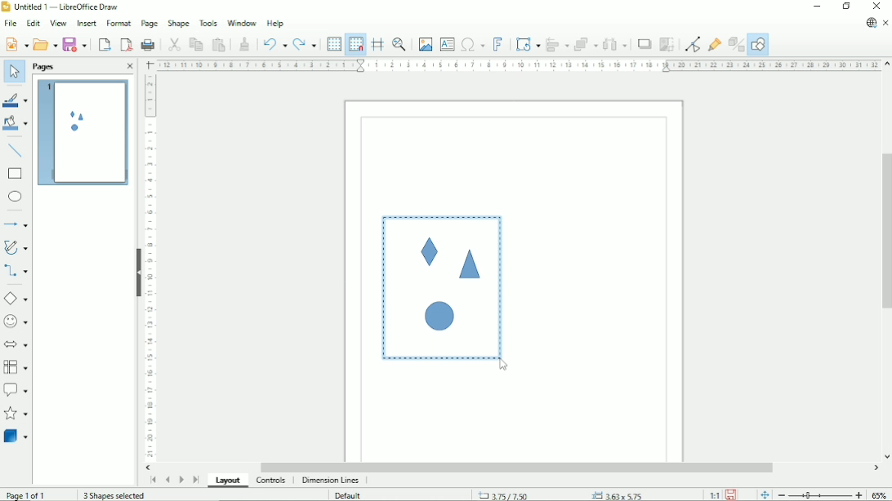 This screenshot has height=501, width=892. I want to click on Transformations, so click(528, 45).